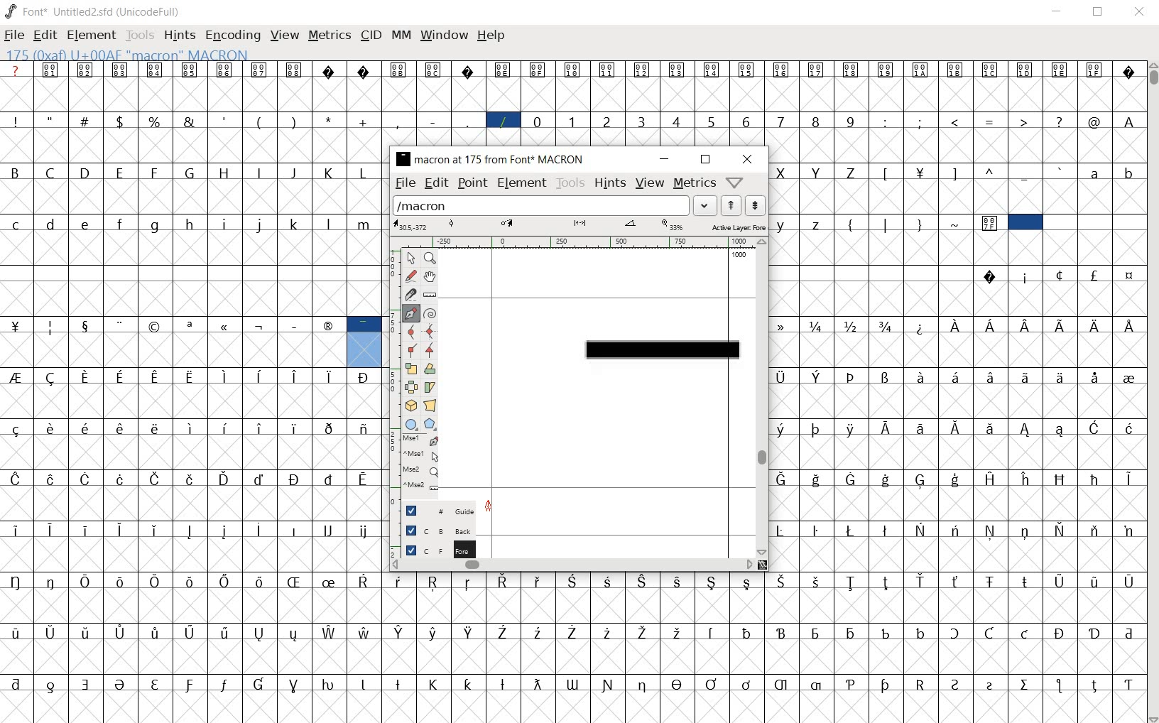 The image size is (1159, 723). Describe the element at coordinates (783, 173) in the screenshot. I see `X` at that location.